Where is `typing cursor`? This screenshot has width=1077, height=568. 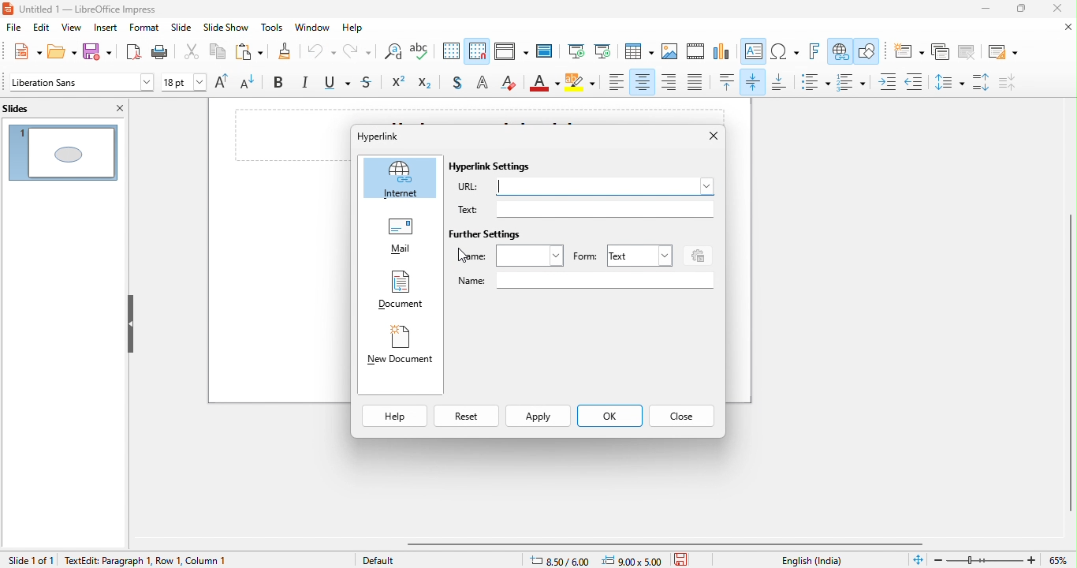
typing cursor is located at coordinates (501, 186).